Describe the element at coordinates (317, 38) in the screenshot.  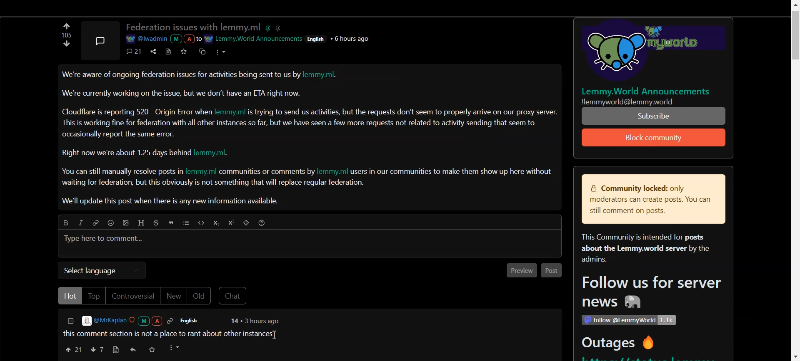
I see `` at that location.